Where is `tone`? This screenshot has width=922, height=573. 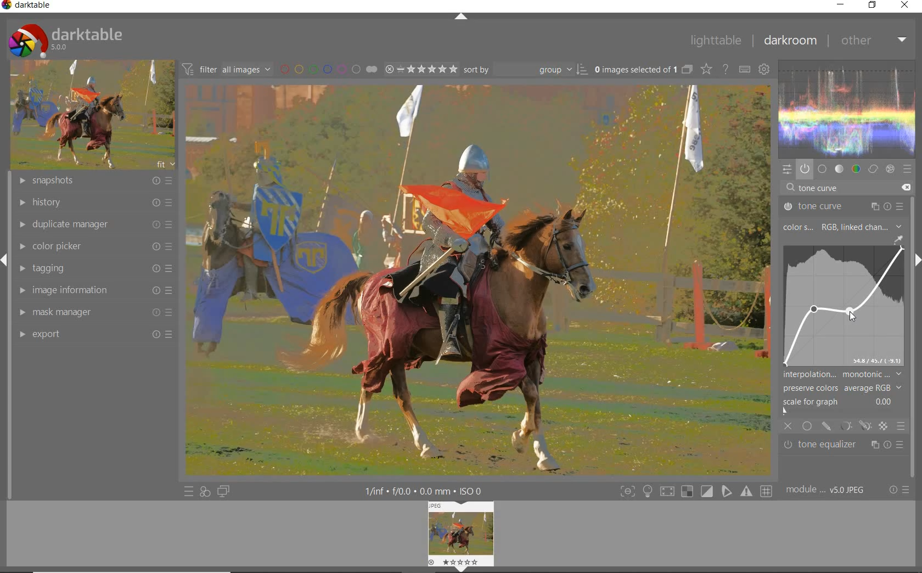 tone is located at coordinates (840, 169).